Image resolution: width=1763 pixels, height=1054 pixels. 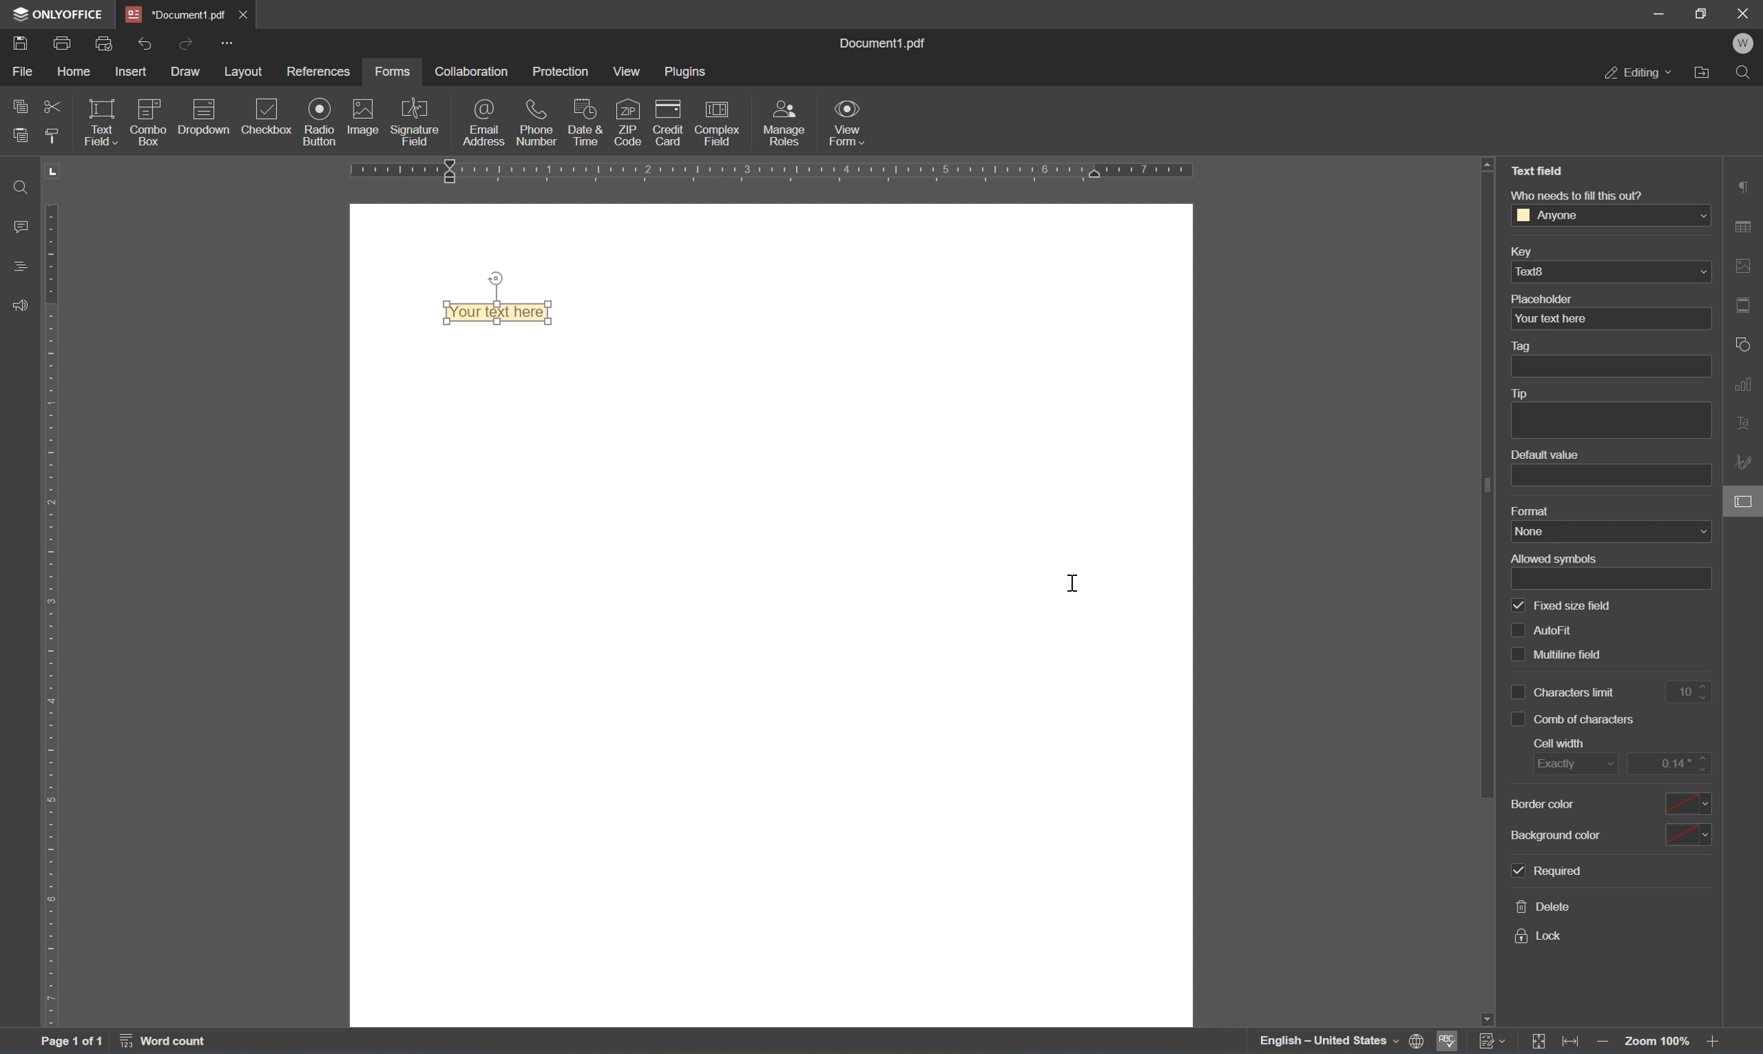 I want to click on ONLYOFFICE, so click(x=58, y=13).